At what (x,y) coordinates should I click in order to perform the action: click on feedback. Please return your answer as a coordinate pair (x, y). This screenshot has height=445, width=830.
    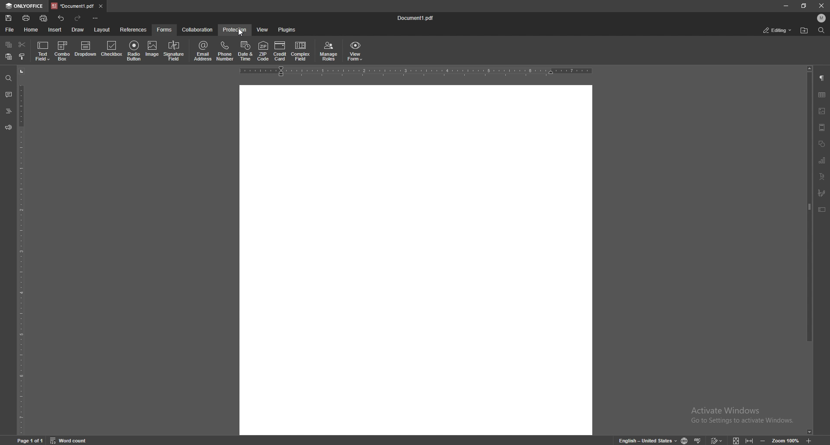
    Looking at the image, I should click on (8, 127).